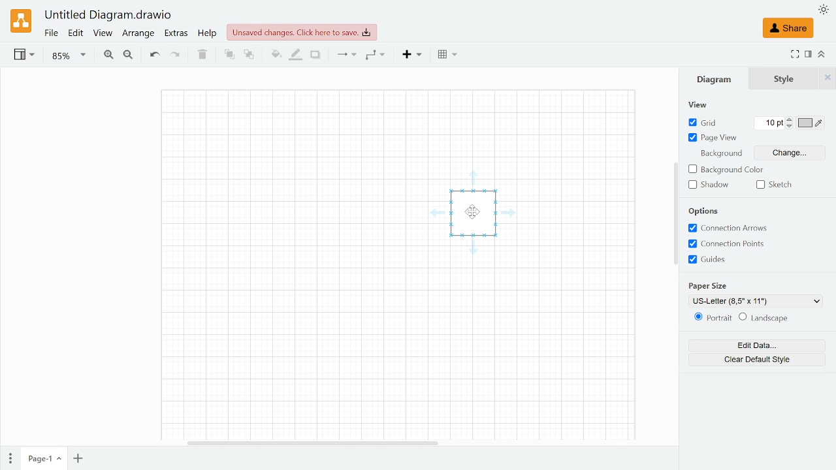 This screenshot has width=836, height=470. Describe the element at coordinates (714, 78) in the screenshot. I see `Diagram` at that location.